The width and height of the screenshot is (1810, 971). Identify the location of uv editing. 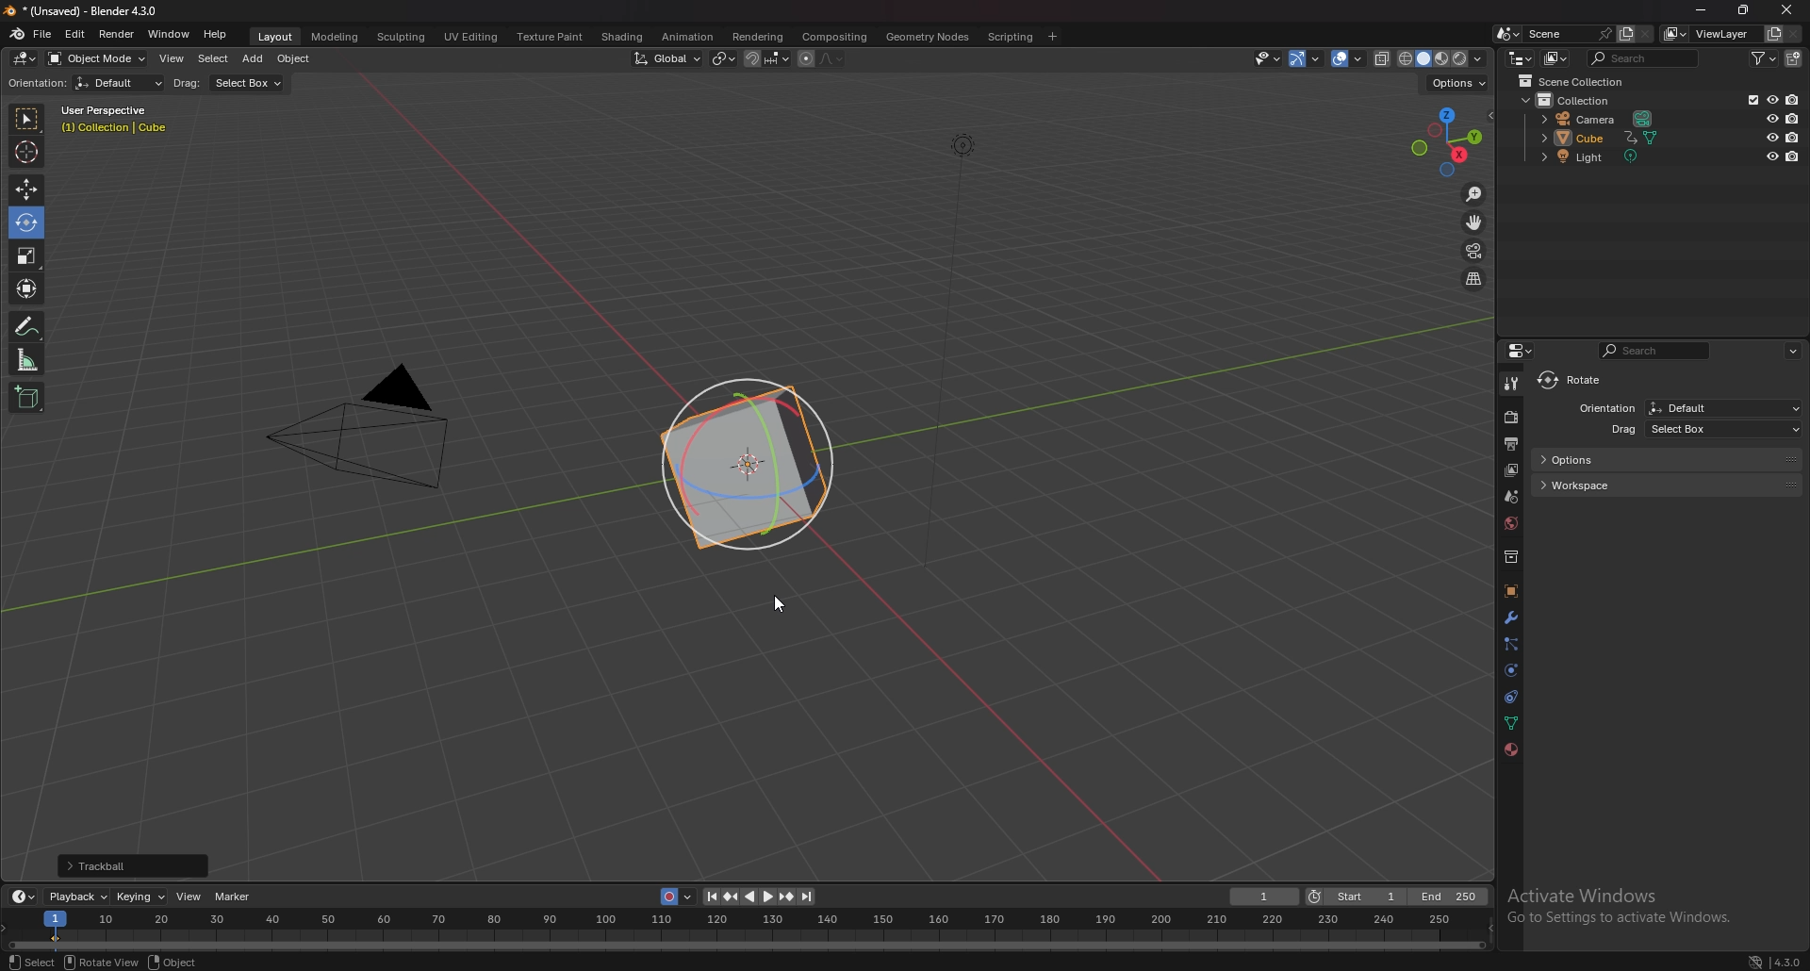
(471, 37).